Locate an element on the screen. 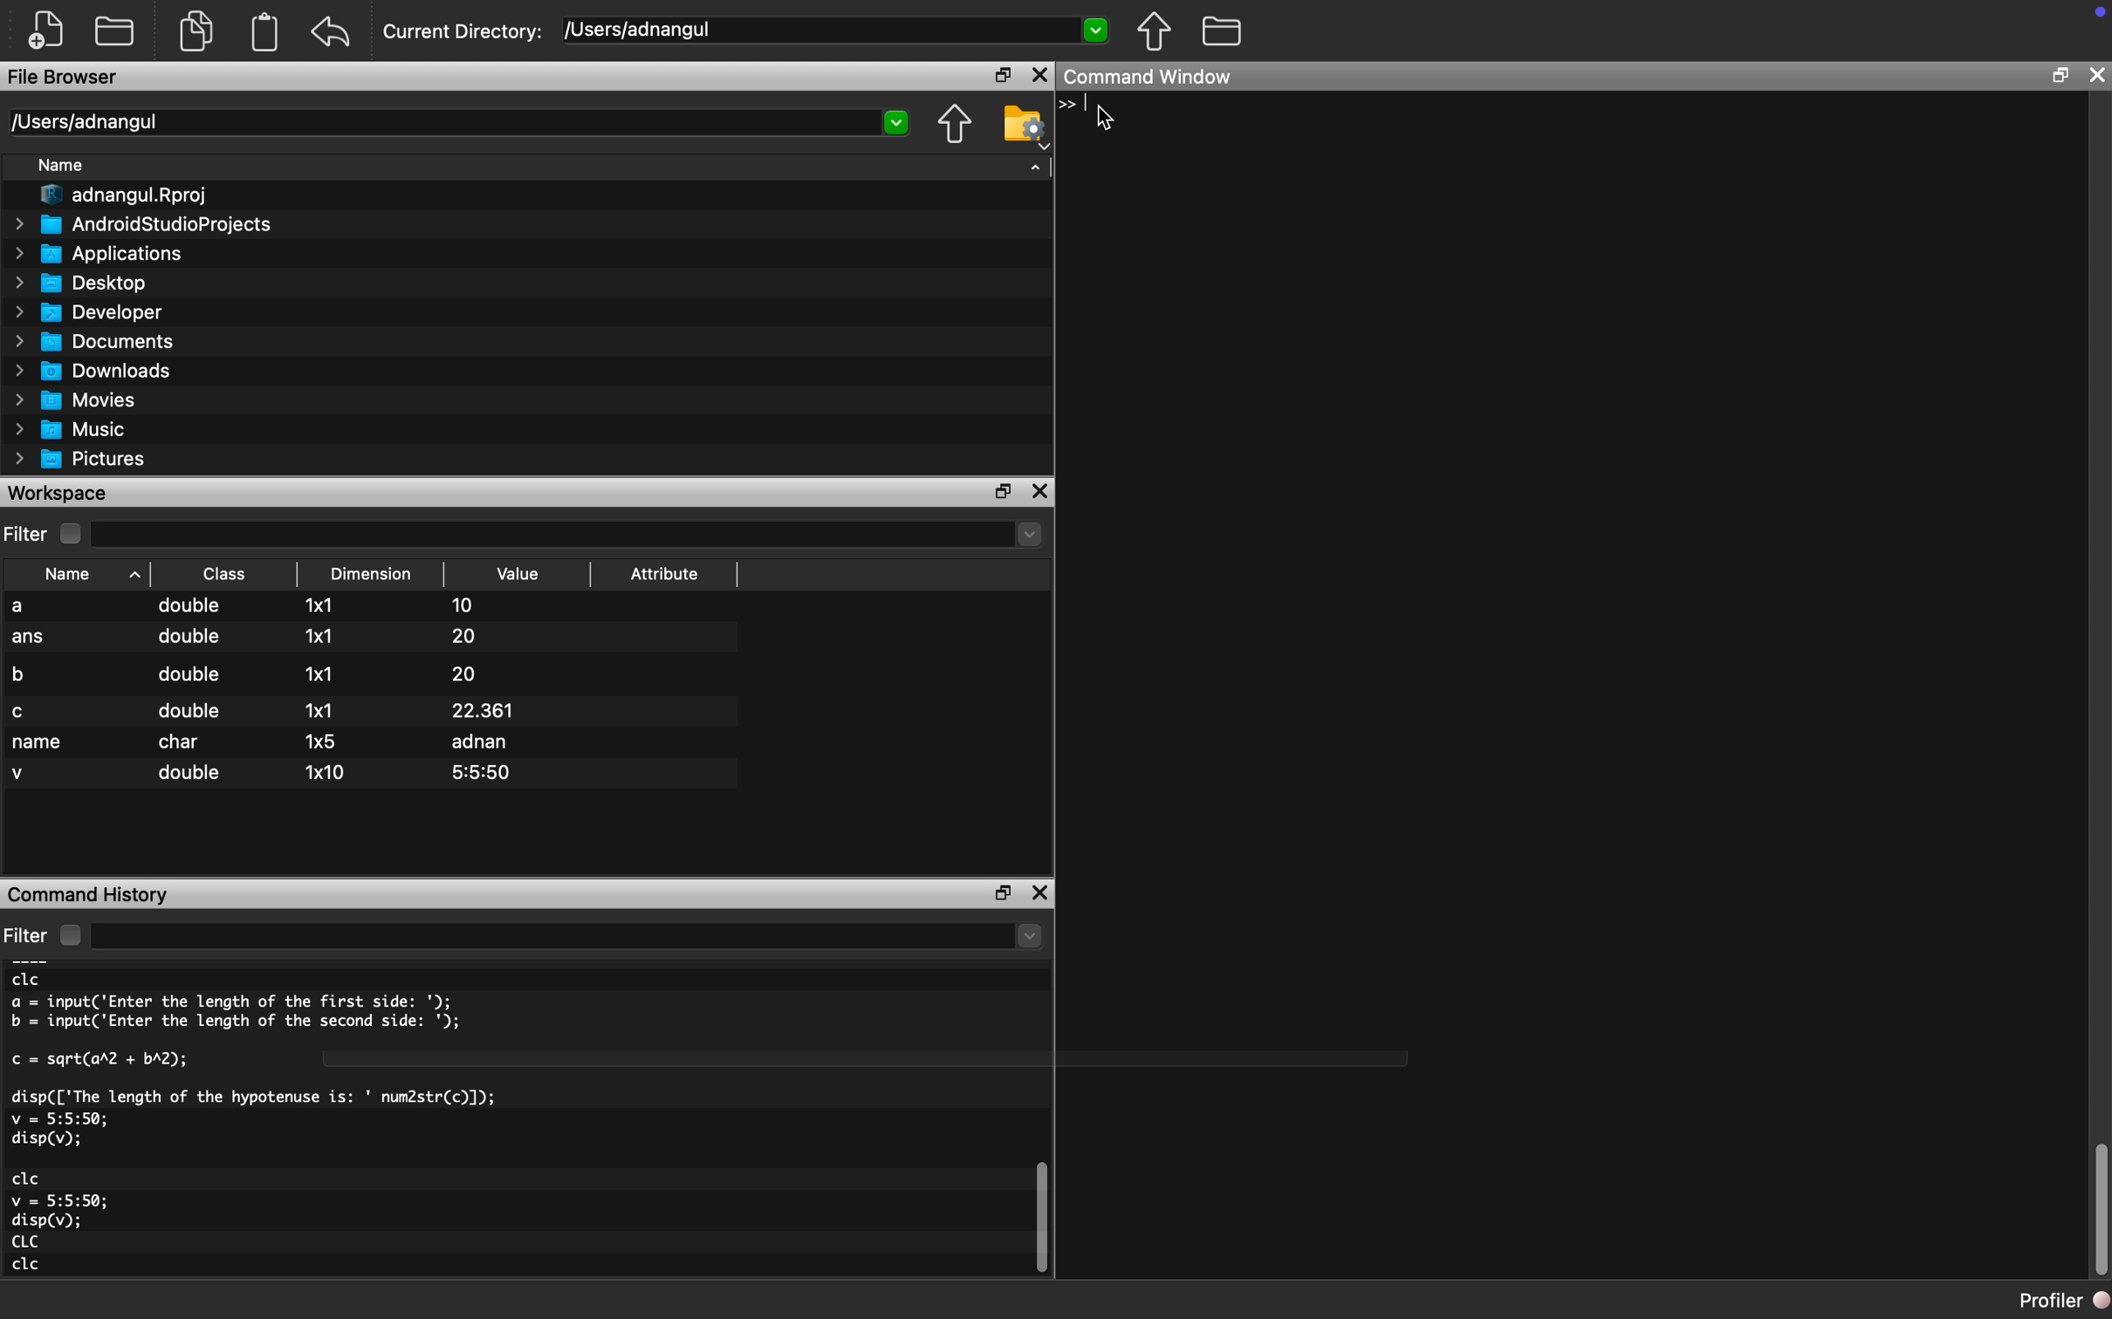 The height and width of the screenshot is (1319, 2112). I” adnangul.Rproj is located at coordinates (117, 195).